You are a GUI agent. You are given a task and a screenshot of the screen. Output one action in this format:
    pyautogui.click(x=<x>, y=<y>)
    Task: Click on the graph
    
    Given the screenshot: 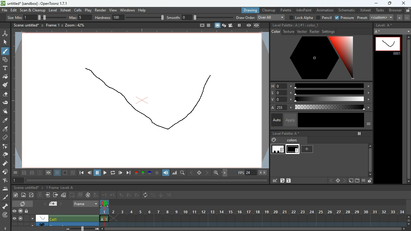 What is the action you would take?
    pyautogui.click(x=175, y=173)
    